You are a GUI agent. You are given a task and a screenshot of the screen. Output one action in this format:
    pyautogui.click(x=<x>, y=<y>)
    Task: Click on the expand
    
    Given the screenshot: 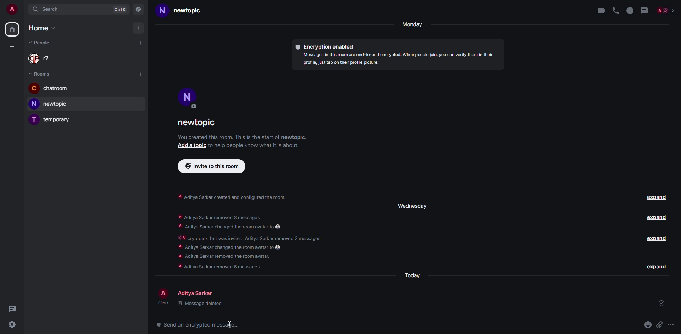 What is the action you would take?
    pyautogui.click(x=657, y=198)
    